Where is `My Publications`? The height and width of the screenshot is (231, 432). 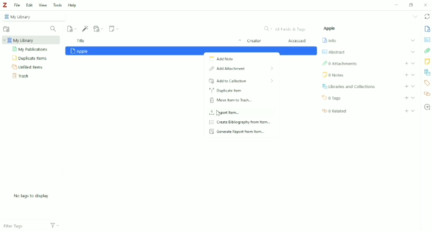 My Publications is located at coordinates (31, 49).